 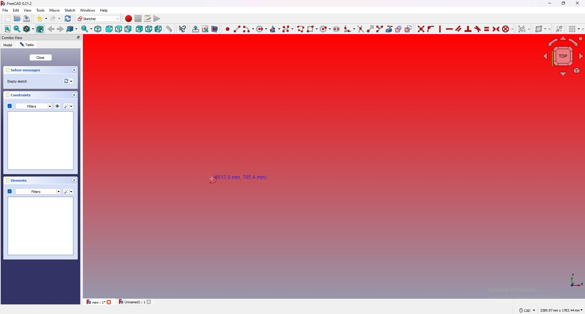 I want to click on constraint vertically, so click(x=440, y=29).